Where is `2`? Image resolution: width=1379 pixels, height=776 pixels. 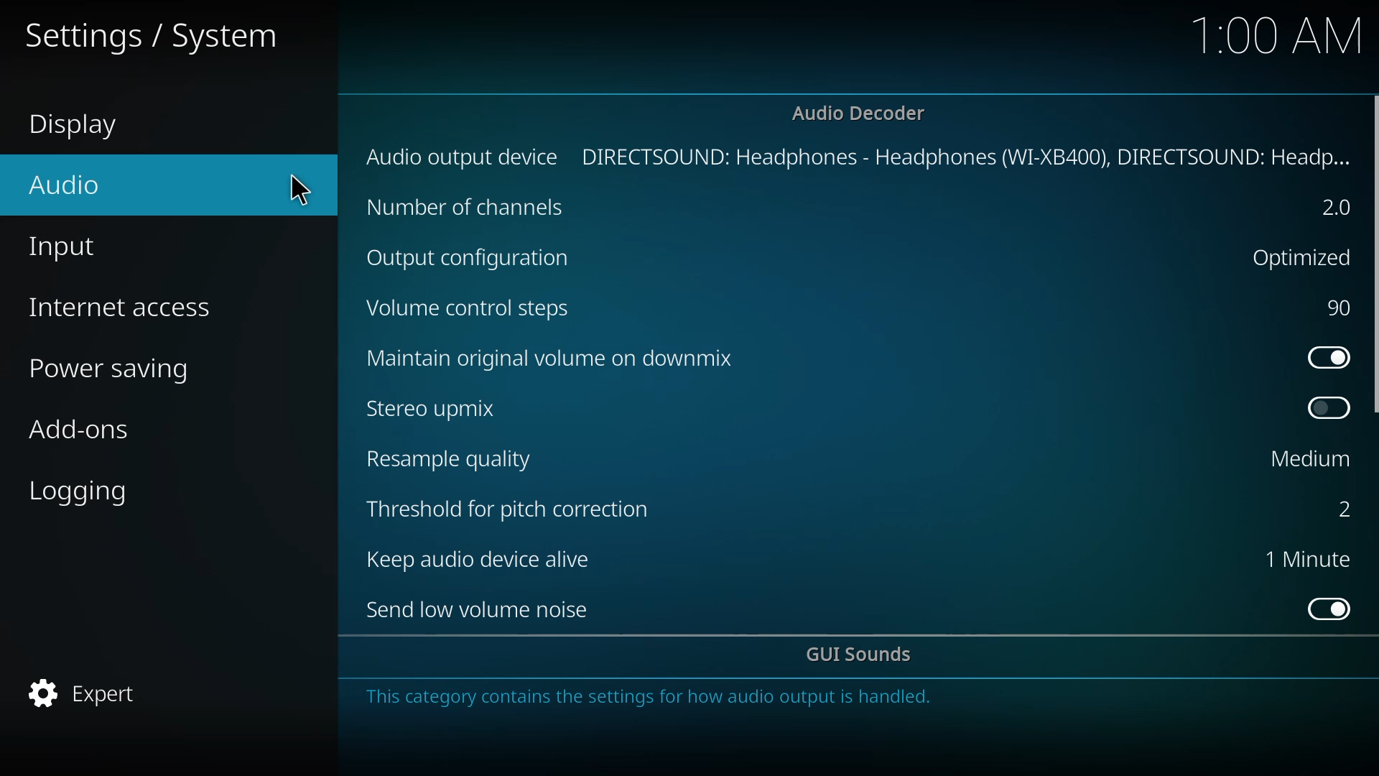 2 is located at coordinates (1334, 208).